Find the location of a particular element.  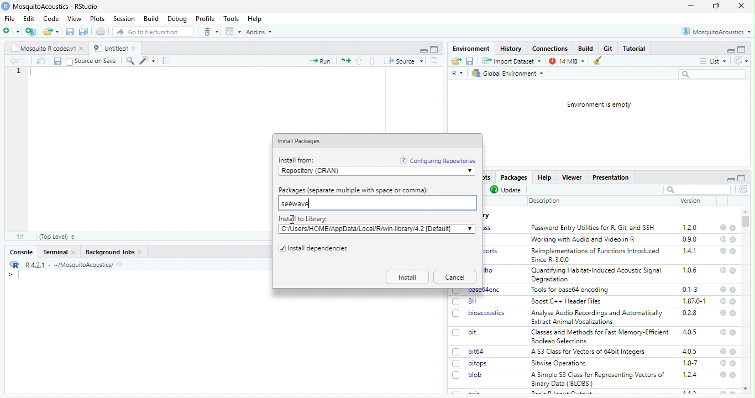

Cancel is located at coordinates (455, 277).